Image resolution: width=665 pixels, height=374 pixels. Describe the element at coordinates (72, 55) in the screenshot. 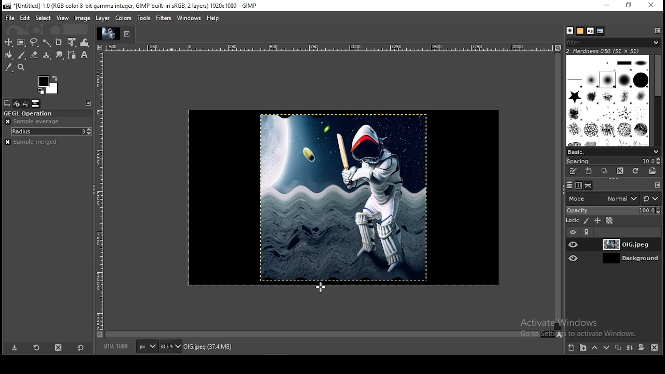

I see `paths tool` at that location.